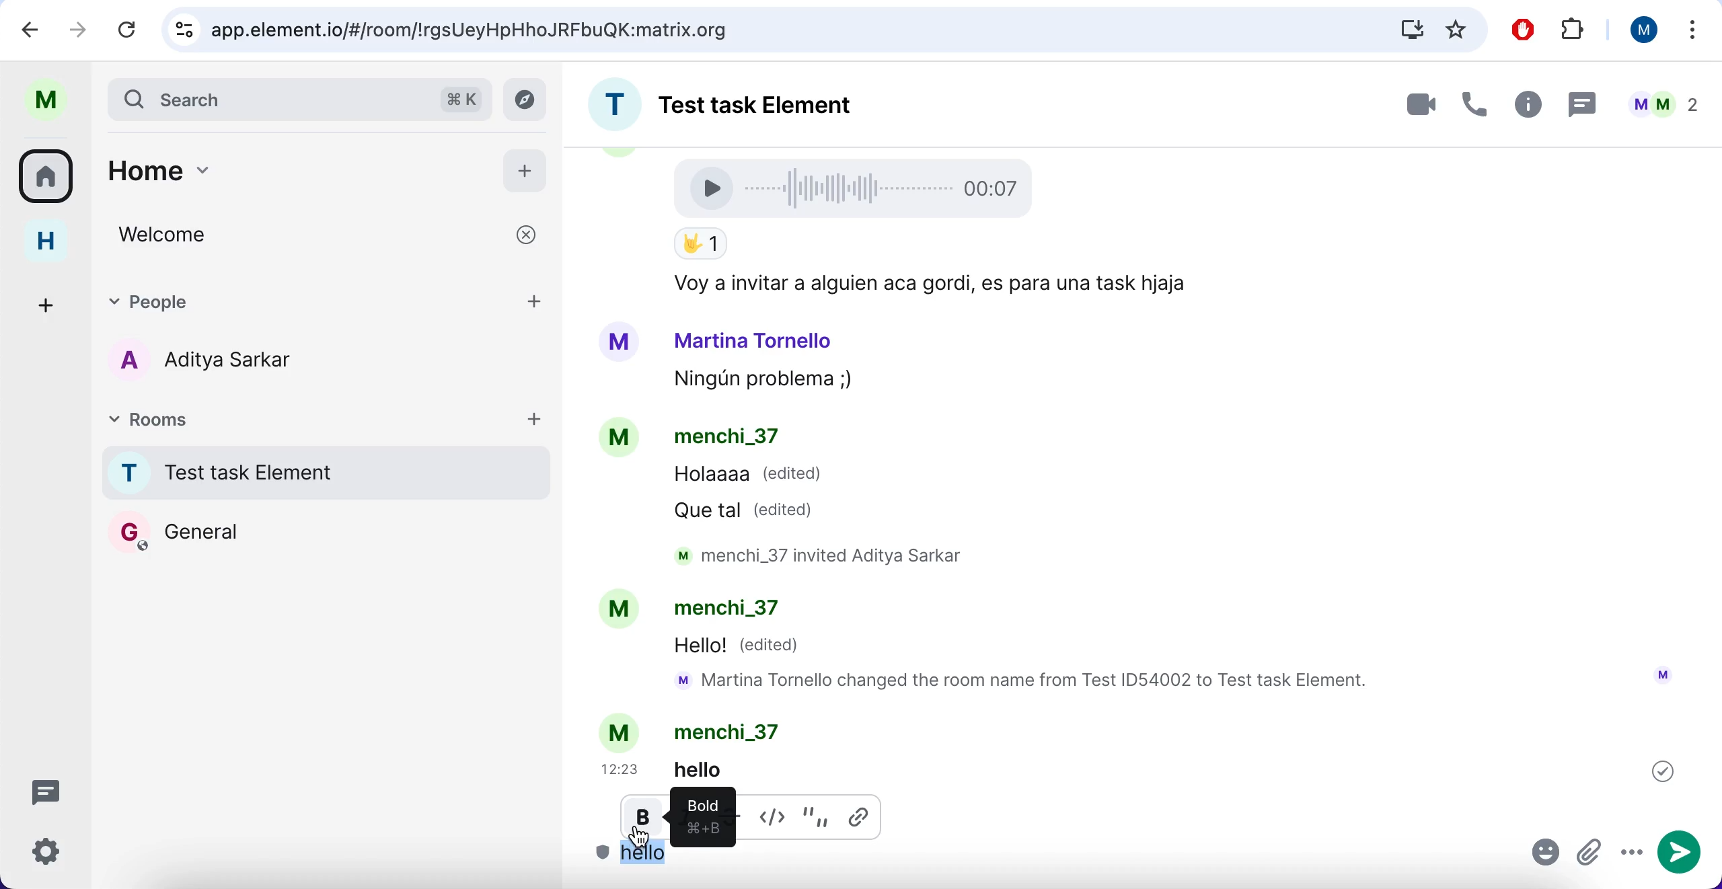  I want to click on cursor, so click(639, 843).